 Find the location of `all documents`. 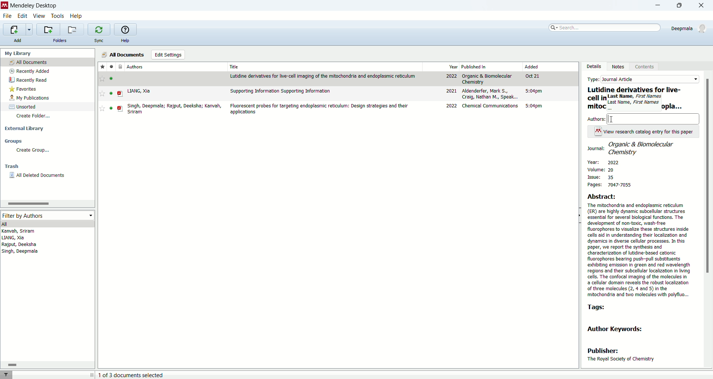

all documents is located at coordinates (49, 63).